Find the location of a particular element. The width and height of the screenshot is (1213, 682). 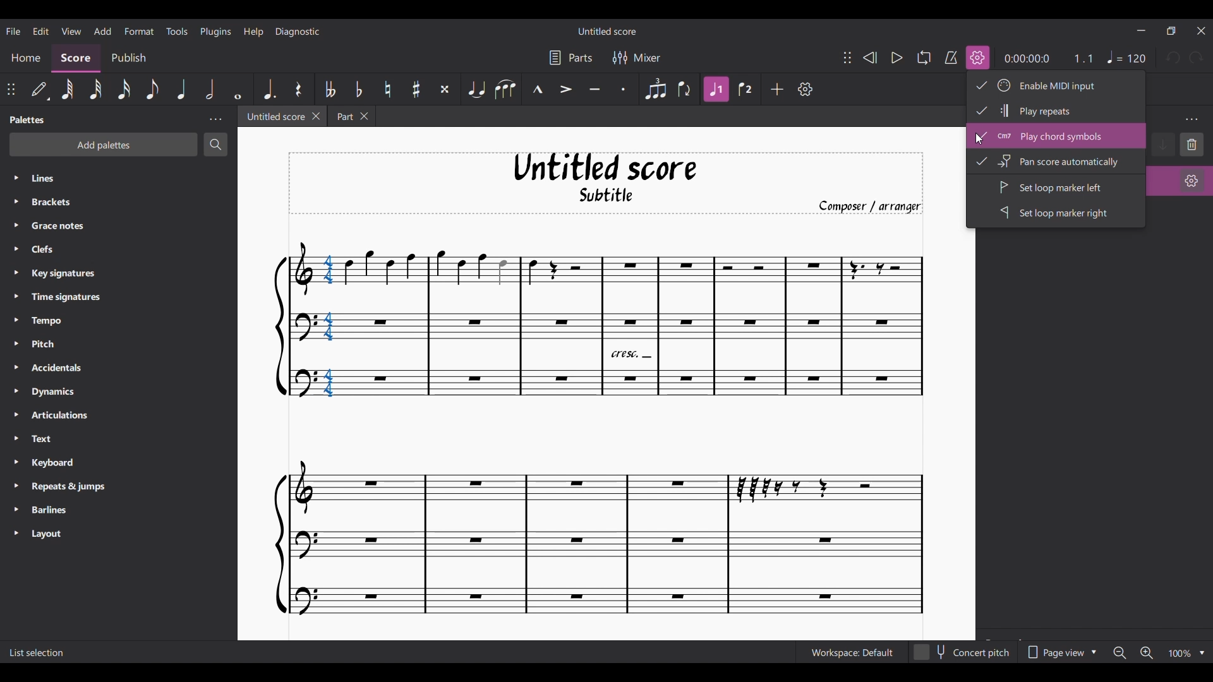

Close current tab is located at coordinates (316, 116).